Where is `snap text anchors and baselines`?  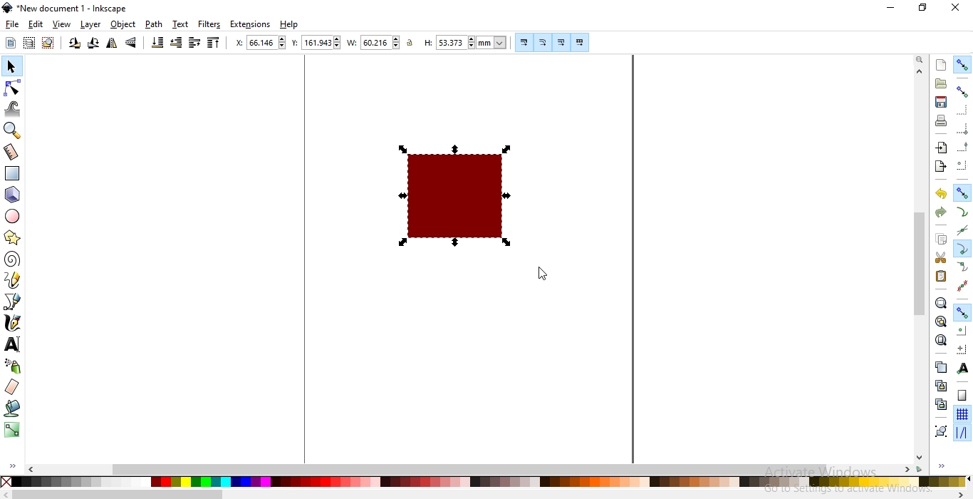 snap text anchors and baselines is located at coordinates (961, 367).